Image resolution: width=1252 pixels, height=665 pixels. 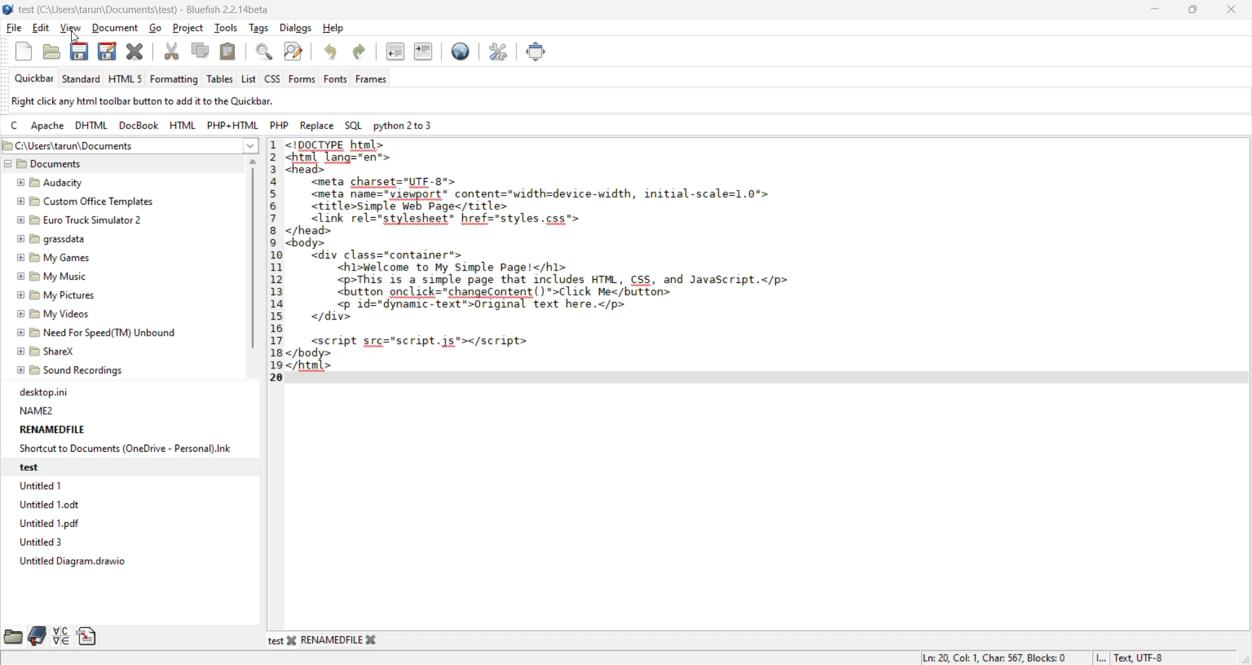 I want to click on undo, so click(x=331, y=53).